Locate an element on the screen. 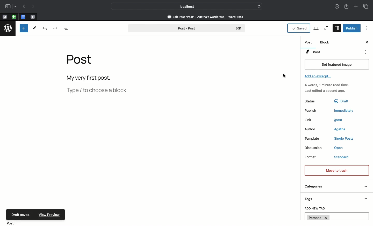 This screenshot has width=373, height=226. Edit post is located at coordinates (209, 17).